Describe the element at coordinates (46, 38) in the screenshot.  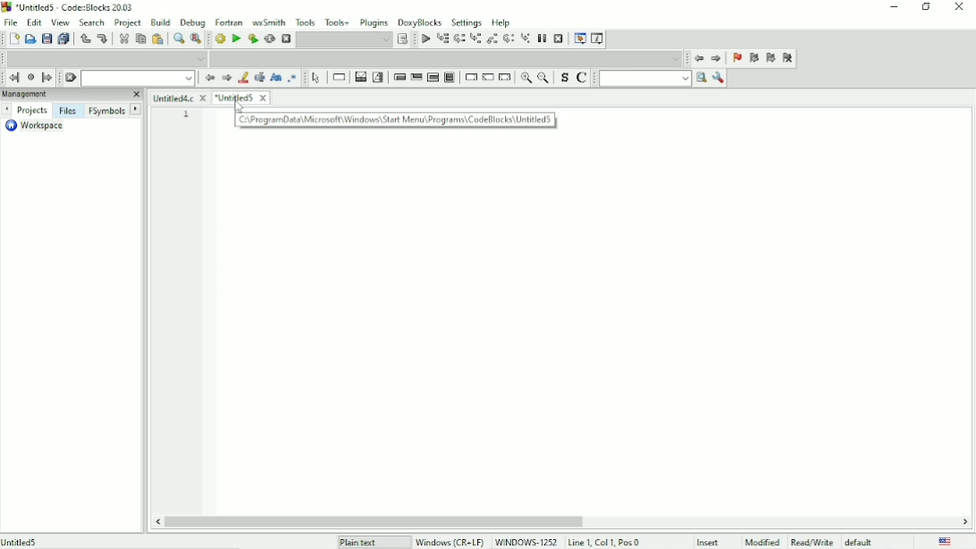
I see `Save` at that location.